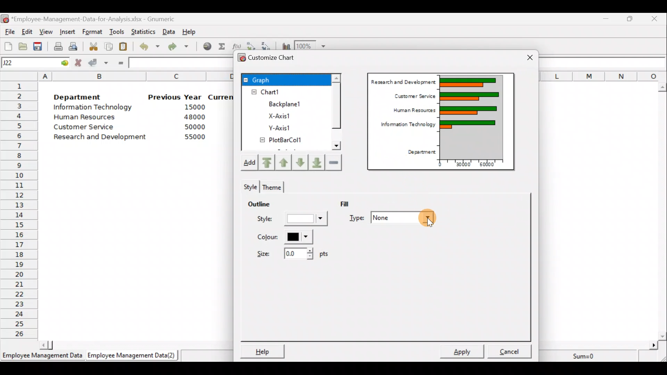 This screenshot has height=375, width=667. I want to click on Customize chart, so click(271, 57).